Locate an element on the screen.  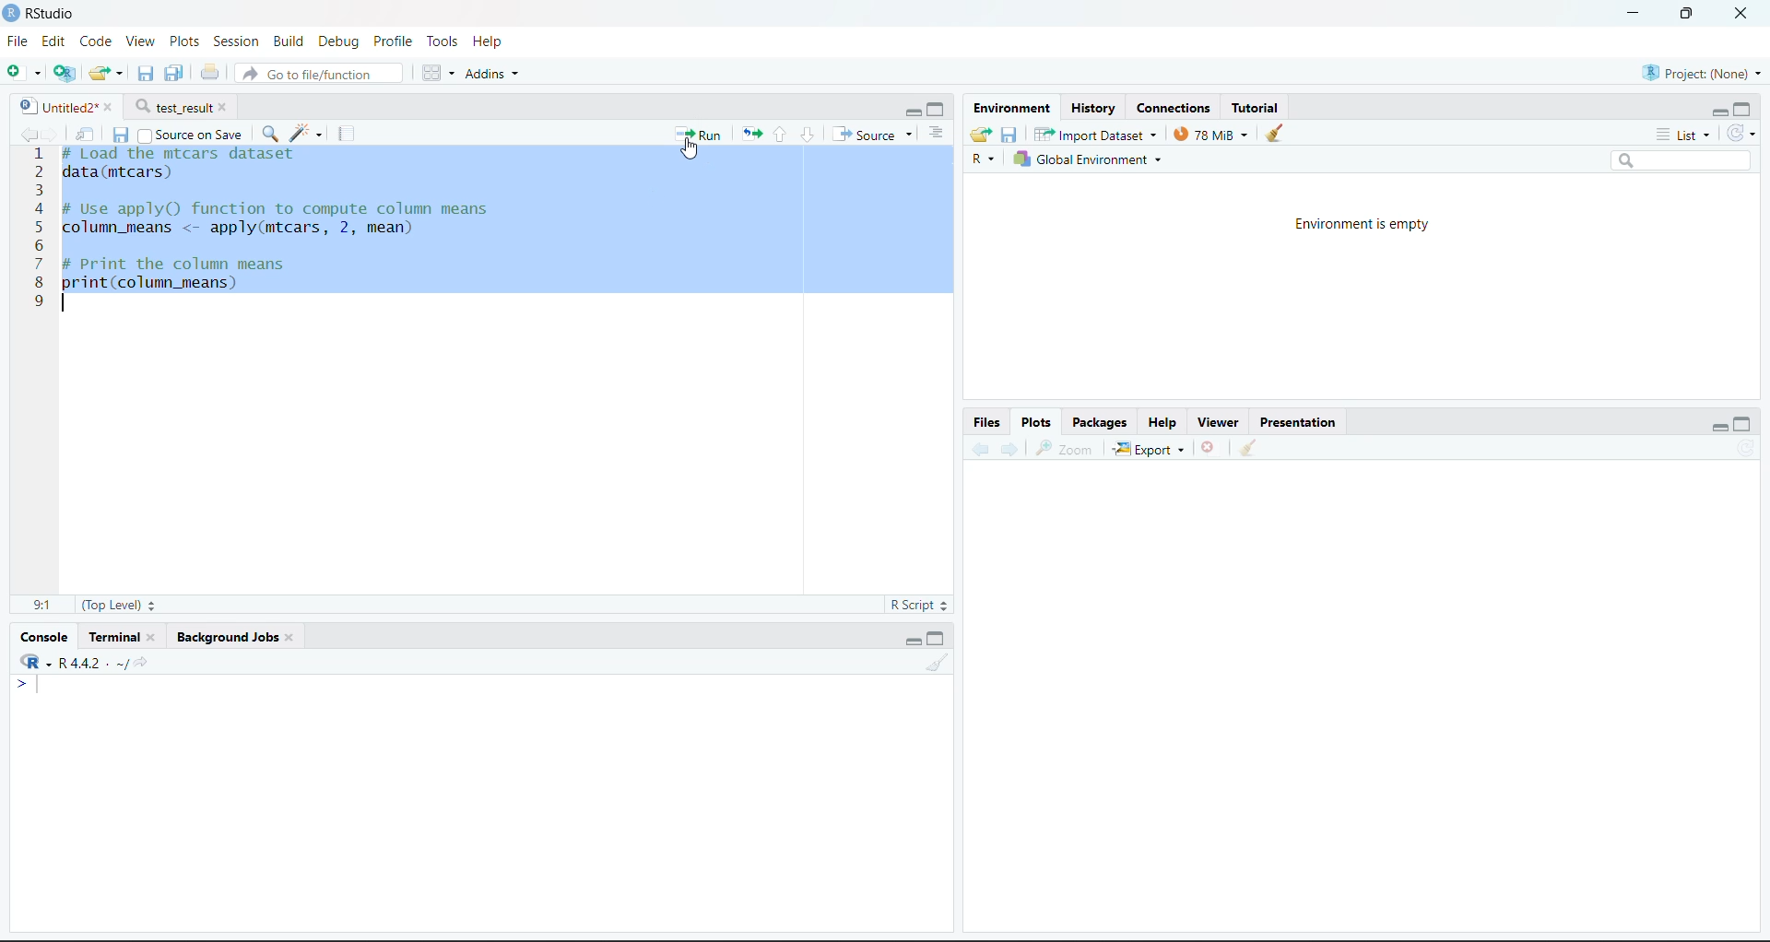
Terminal is located at coordinates (124, 633).